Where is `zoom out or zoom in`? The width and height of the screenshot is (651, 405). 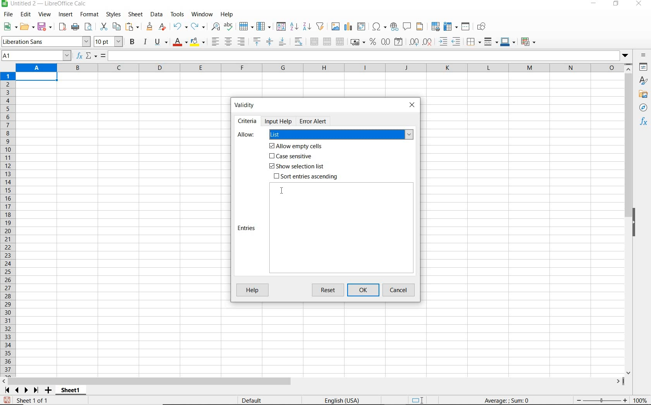 zoom out or zoom in is located at coordinates (599, 400).